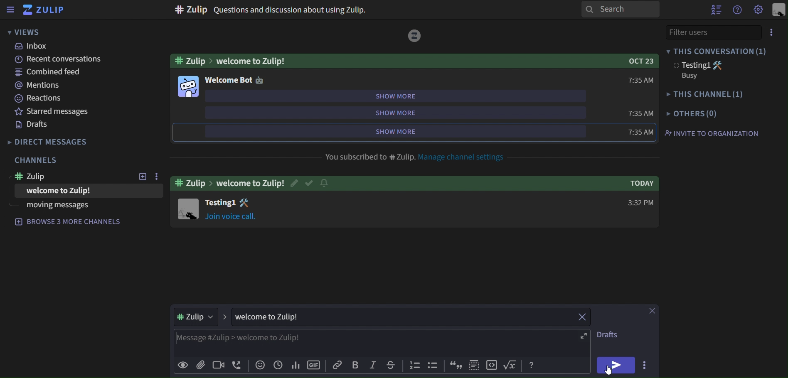  Describe the element at coordinates (369, 157) in the screenshot. I see `You subscribed to #Zulip` at that location.